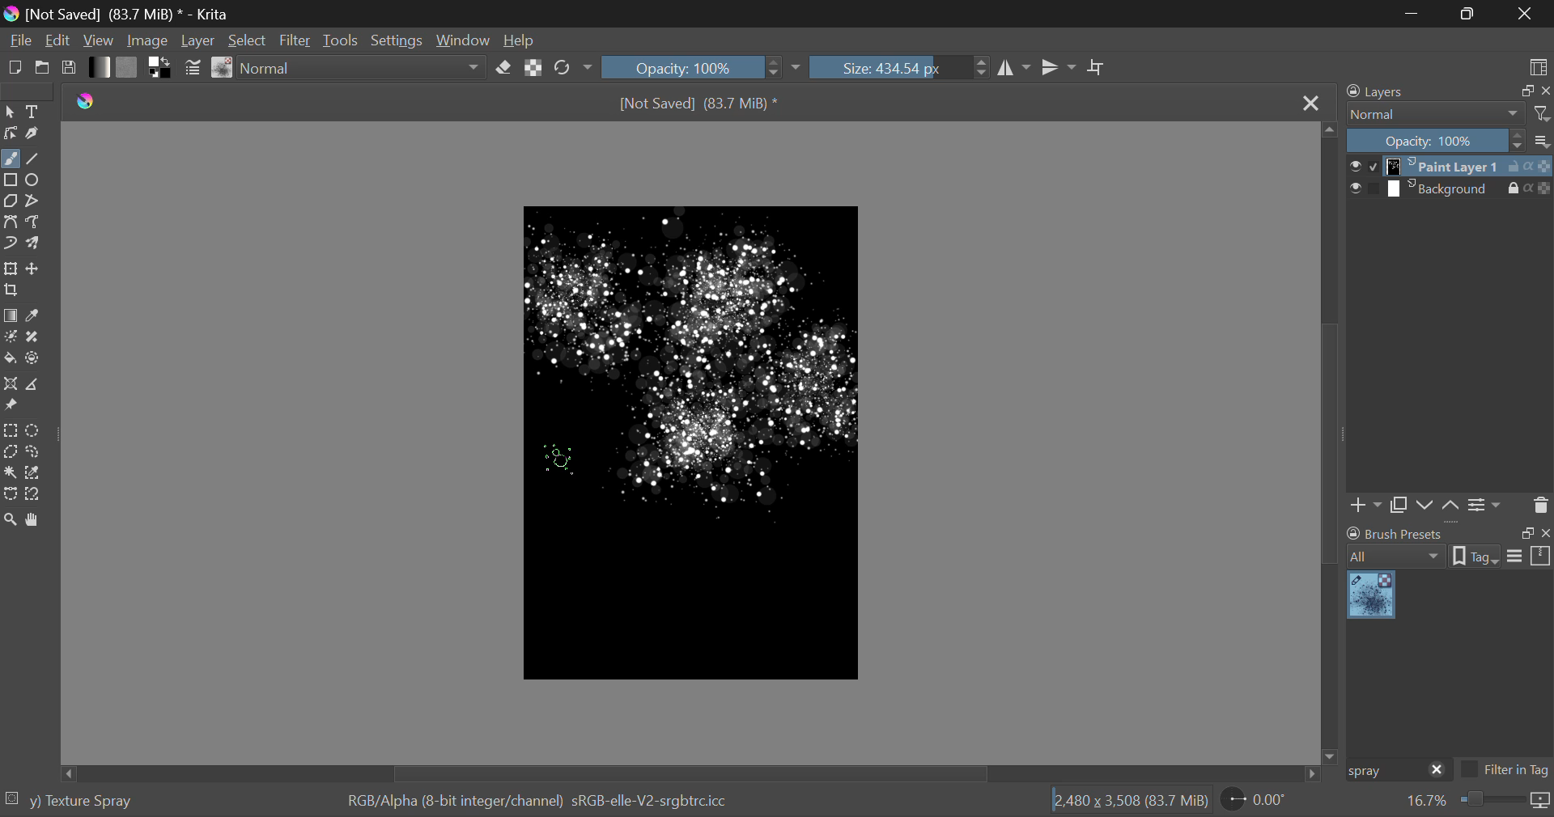  I want to click on Window, so click(465, 39).